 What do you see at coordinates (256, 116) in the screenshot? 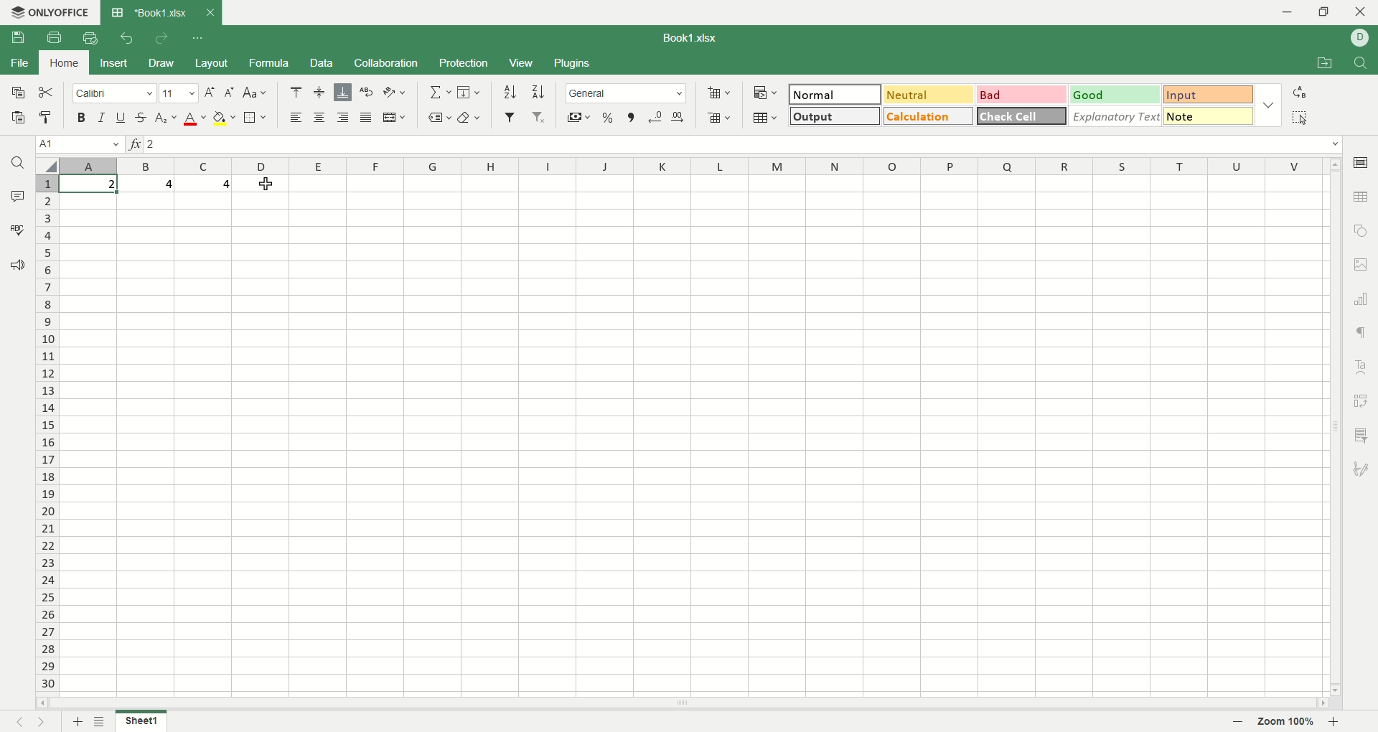
I see `border` at bounding box center [256, 116].